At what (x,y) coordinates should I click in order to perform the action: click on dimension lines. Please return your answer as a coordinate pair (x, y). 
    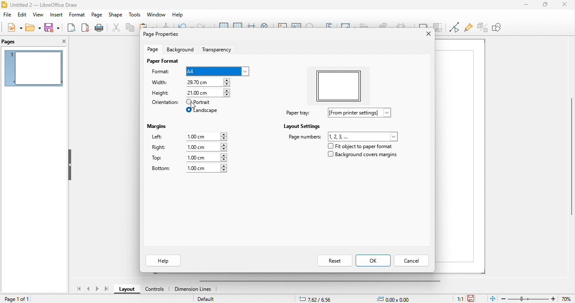
    Looking at the image, I should click on (194, 290).